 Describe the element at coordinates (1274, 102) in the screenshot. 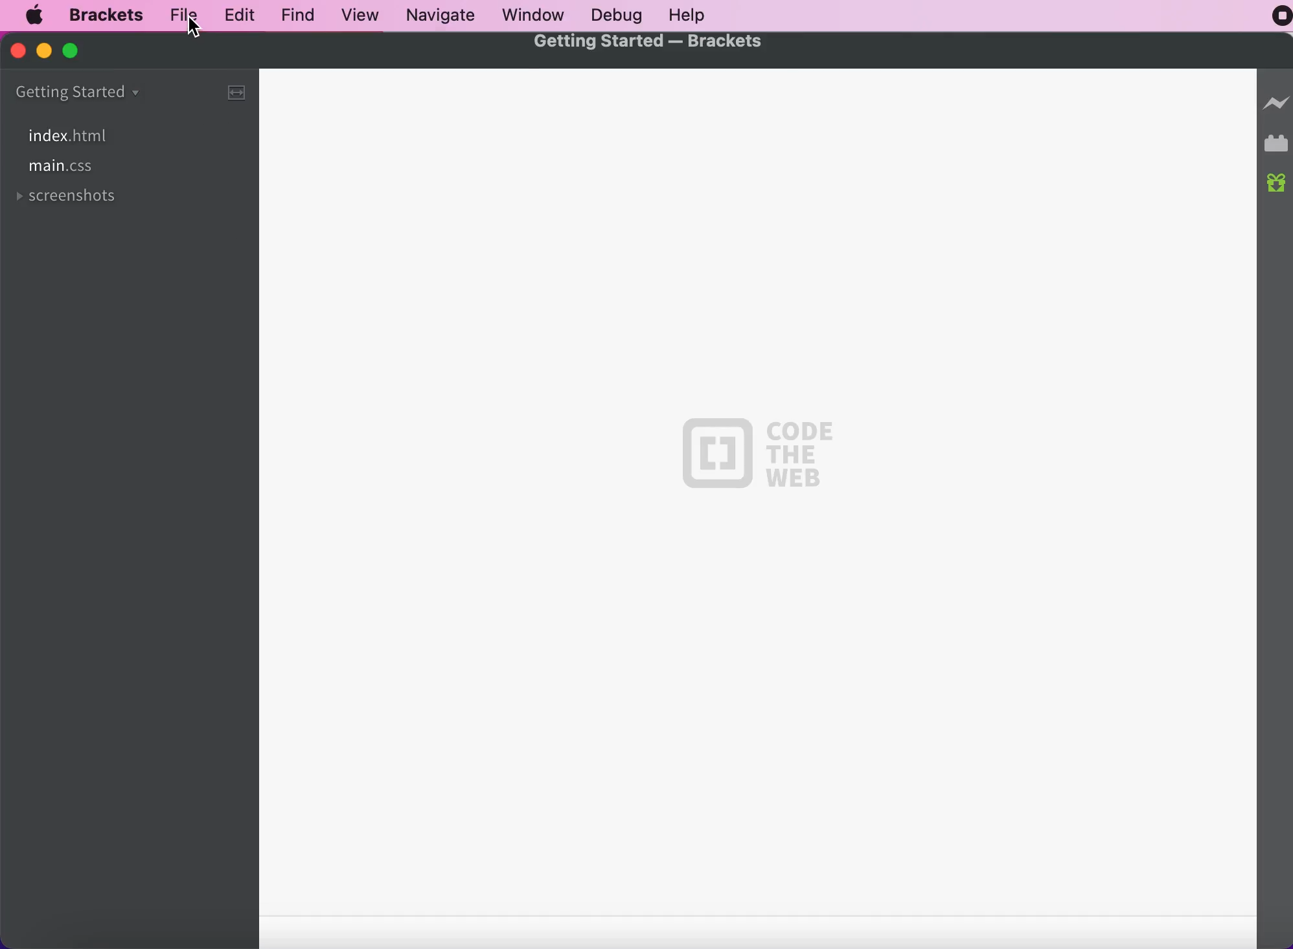

I see `live preview` at that location.